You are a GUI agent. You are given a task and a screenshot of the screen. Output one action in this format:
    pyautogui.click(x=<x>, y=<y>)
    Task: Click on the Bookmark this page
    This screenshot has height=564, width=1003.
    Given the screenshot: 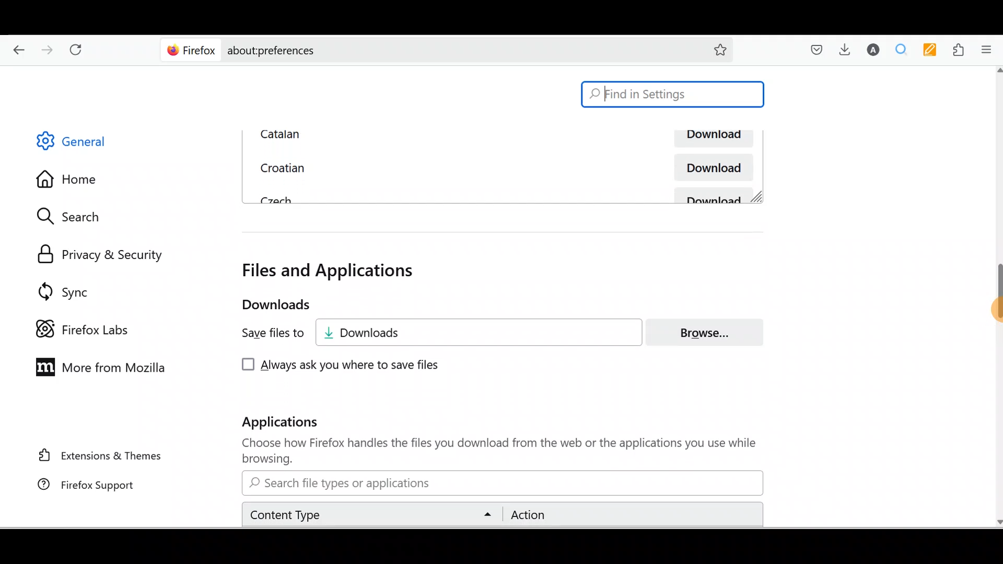 What is the action you would take?
    pyautogui.click(x=720, y=49)
    